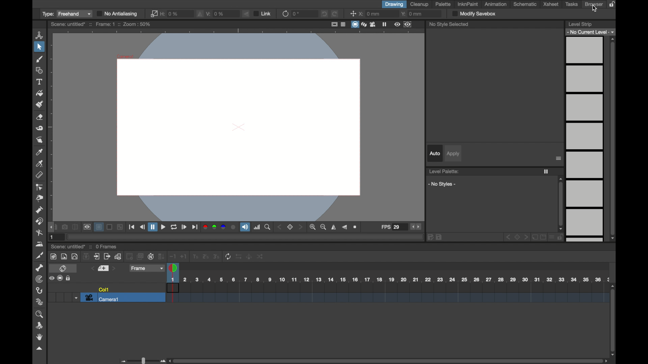 This screenshot has width=648, height=364. I want to click on view modes, so click(363, 24).